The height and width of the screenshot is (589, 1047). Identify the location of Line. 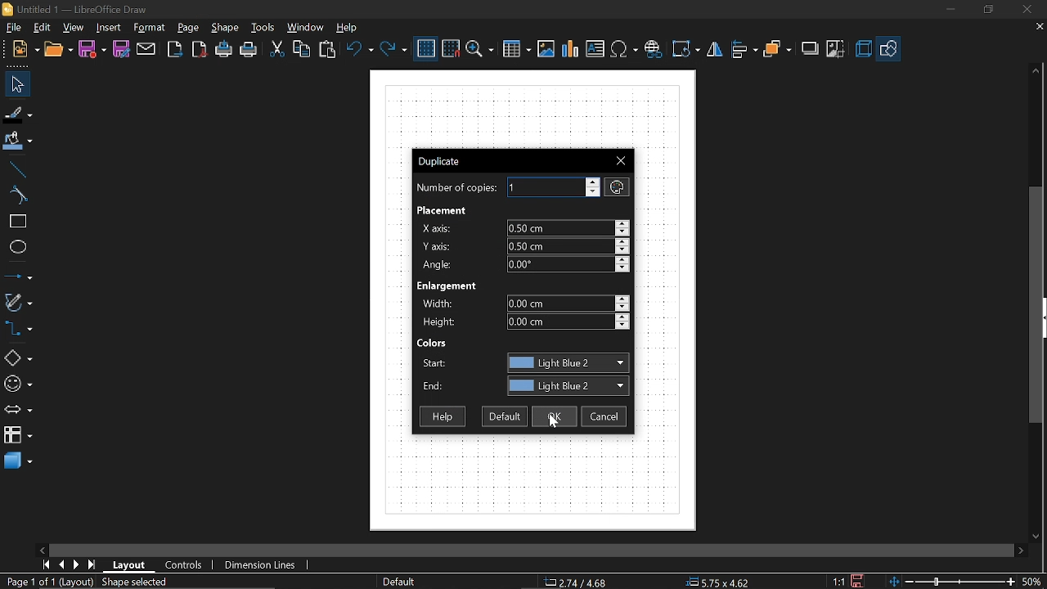
(15, 170).